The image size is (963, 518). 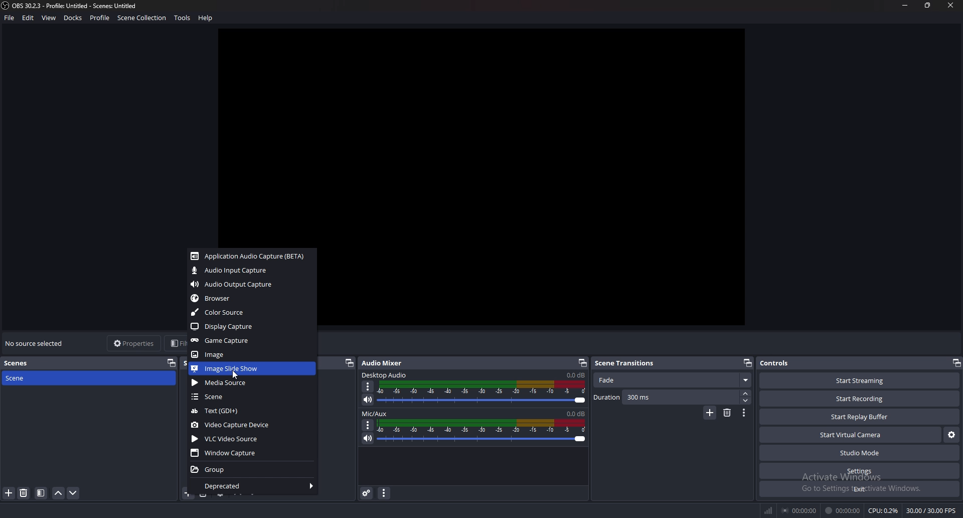 What do you see at coordinates (249, 355) in the screenshot?
I see `image` at bounding box center [249, 355].